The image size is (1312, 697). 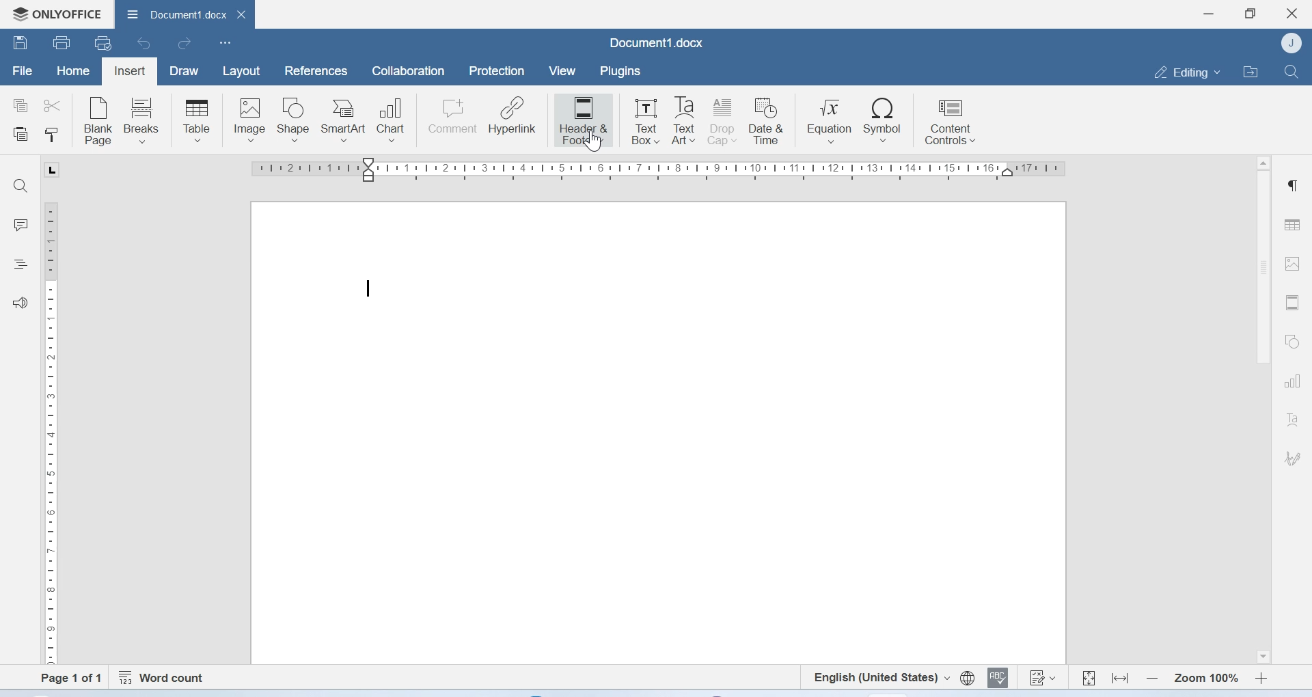 I want to click on Spell checking, so click(x=1000, y=679).